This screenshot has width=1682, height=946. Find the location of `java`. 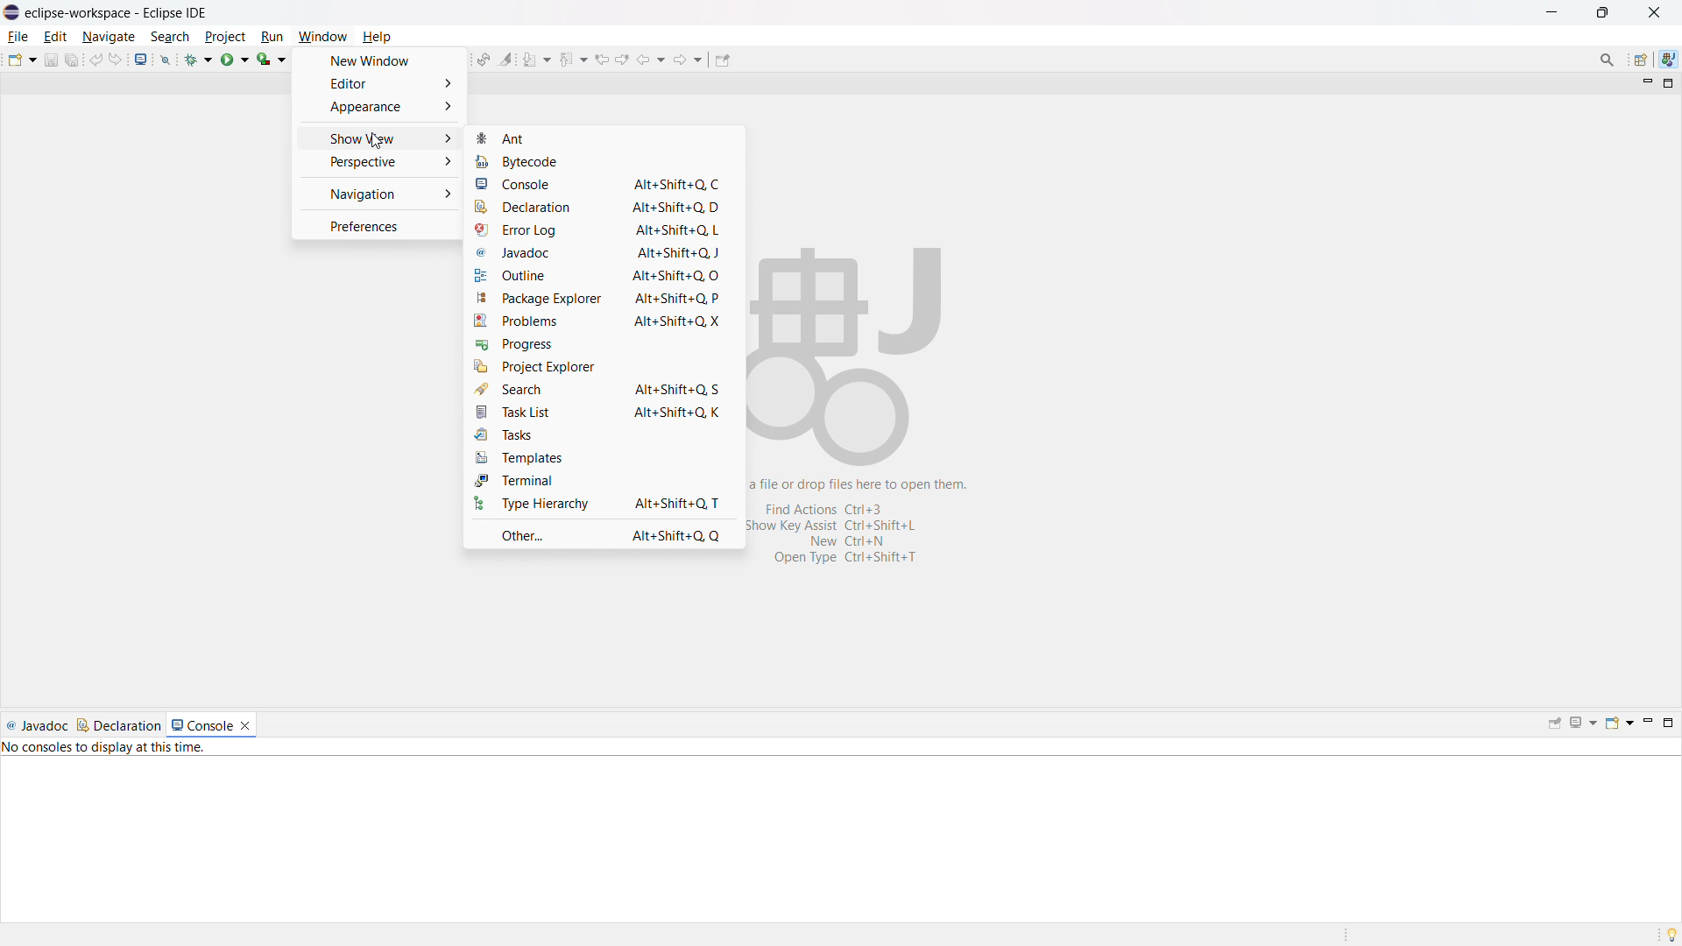

java is located at coordinates (1670, 58).